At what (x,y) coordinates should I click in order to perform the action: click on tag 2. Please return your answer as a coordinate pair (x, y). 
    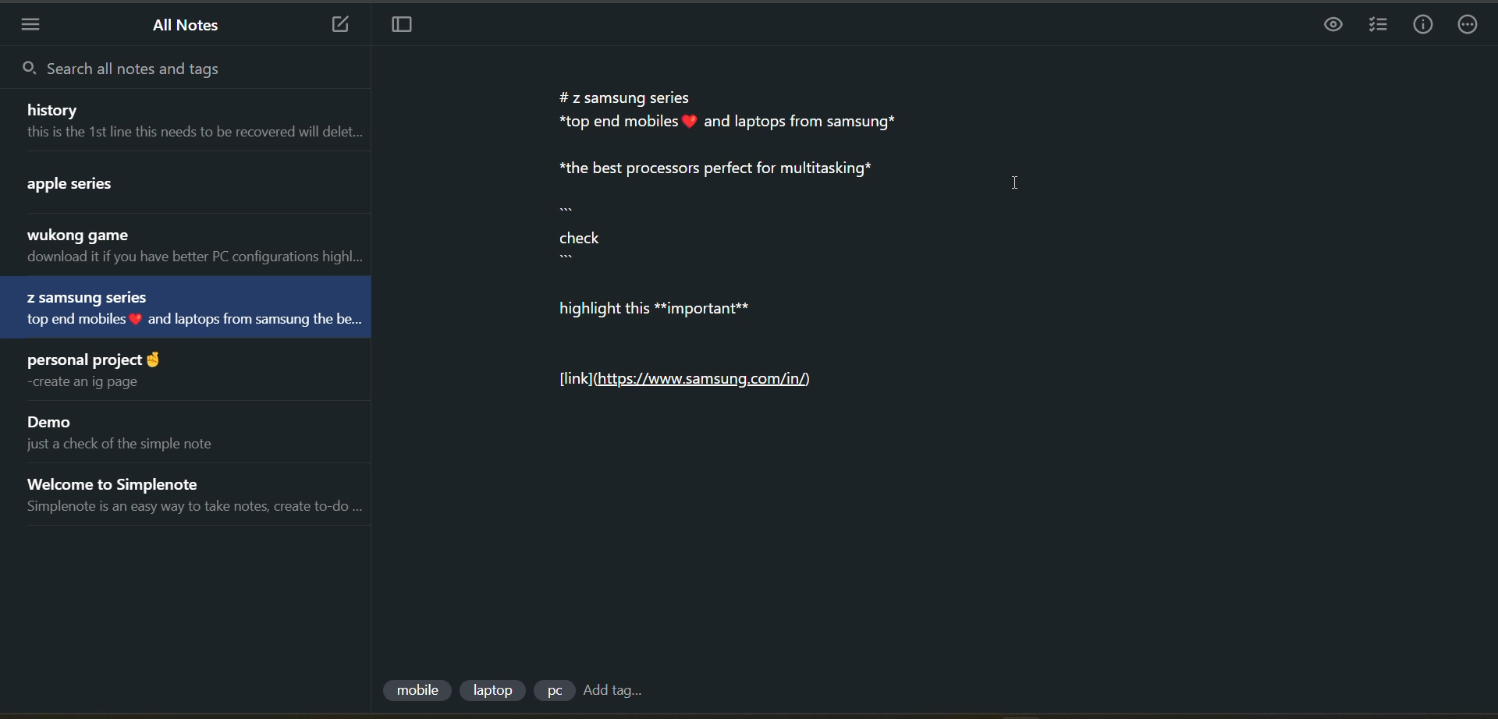
    Looking at the image, I should click on (494, 692).